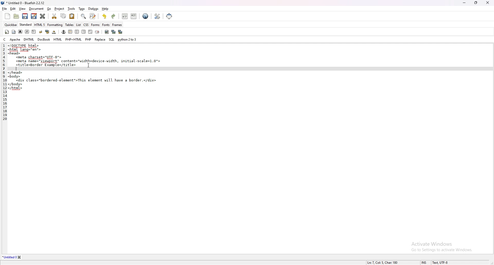 This screenshot has width=494, height=265. What do you see at coordinates (169, 16) in the screenshot?
I see `full screen` at bounding box center [169, 16].